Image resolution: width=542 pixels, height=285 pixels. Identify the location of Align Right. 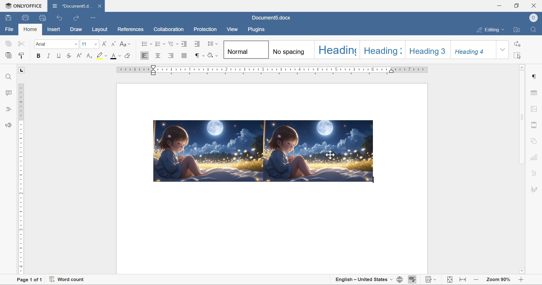
(173, 56).